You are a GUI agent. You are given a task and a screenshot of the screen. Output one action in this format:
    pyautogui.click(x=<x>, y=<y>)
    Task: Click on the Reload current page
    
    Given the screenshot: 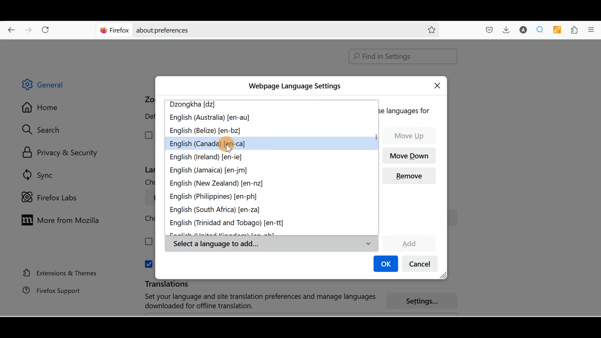 What is the action you would take?
    pyautogui.click(x=48, y=28)
    